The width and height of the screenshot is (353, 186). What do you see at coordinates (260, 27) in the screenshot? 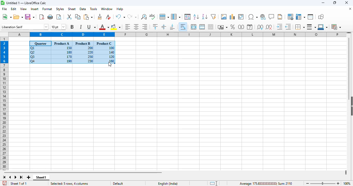
I see `add decimal` at bounding box center [260, 27].